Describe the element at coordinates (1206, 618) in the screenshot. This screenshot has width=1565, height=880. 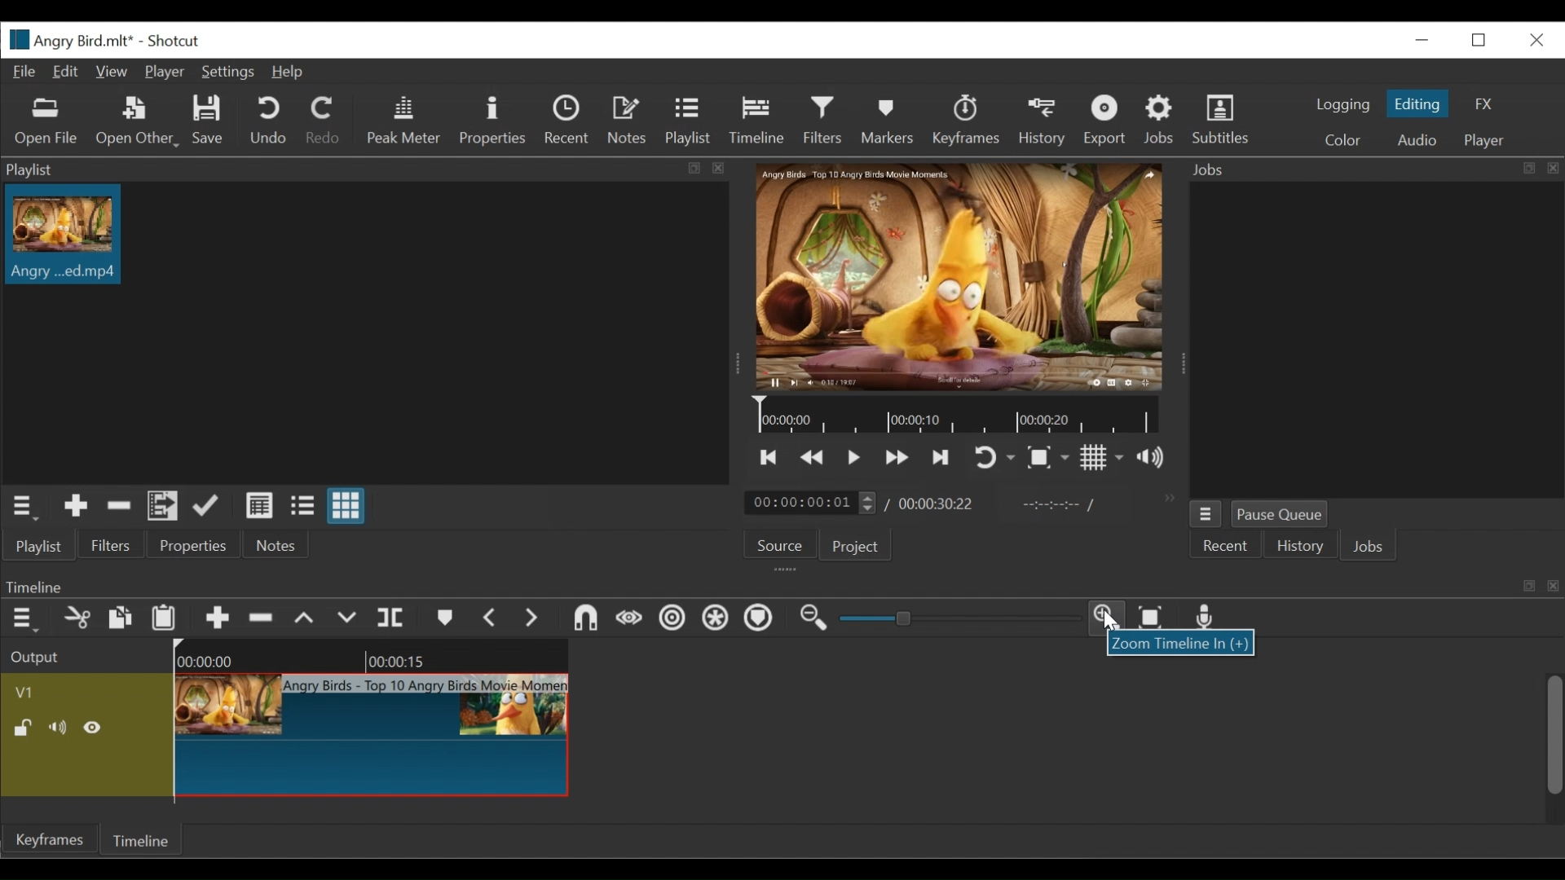
I see `Record audio` at that location.